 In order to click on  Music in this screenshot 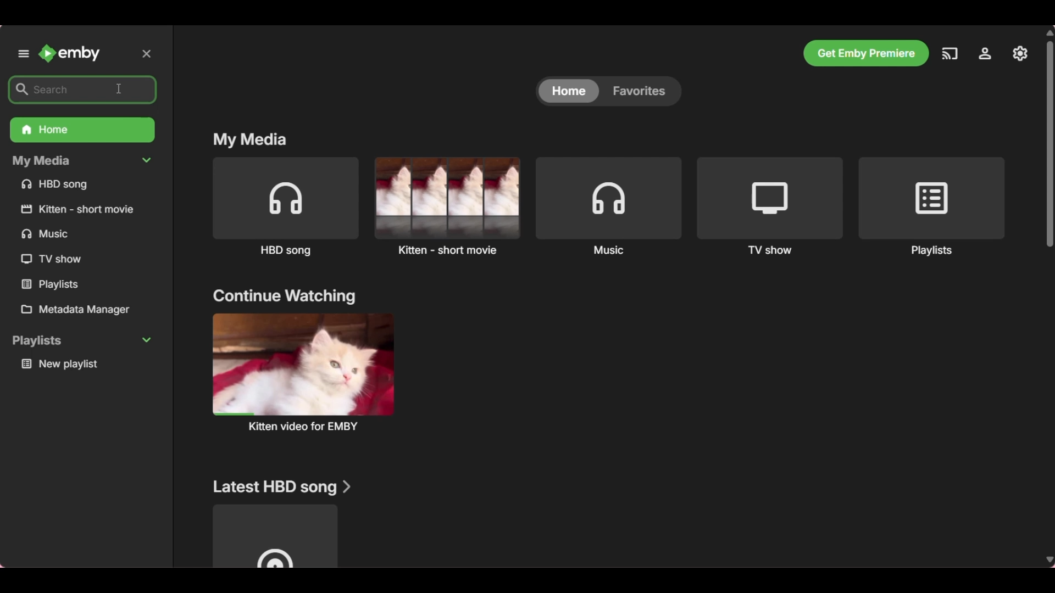, I will do `click(50, 234)`.